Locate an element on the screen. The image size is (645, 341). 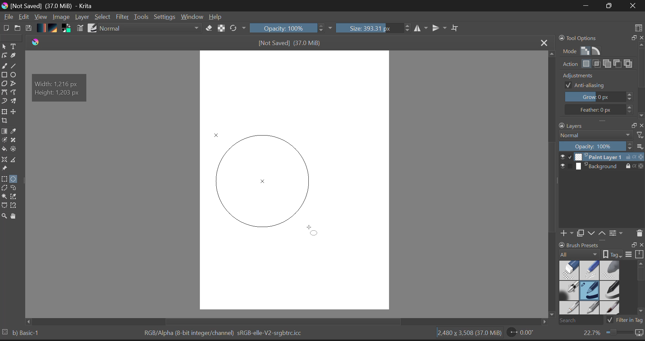
Pan is located at coordinates (15, 216).